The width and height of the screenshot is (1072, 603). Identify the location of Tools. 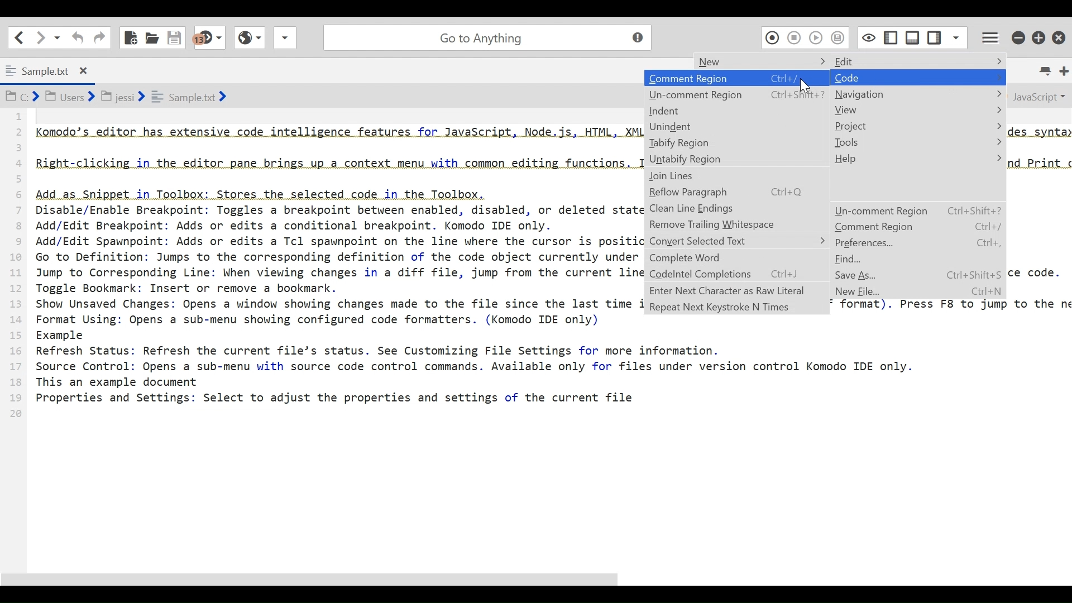
(917, 142).